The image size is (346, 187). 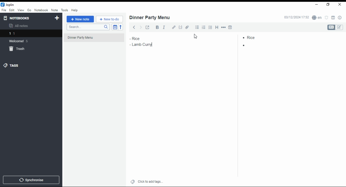 I want to click on italics, so click(x=164, y=27).